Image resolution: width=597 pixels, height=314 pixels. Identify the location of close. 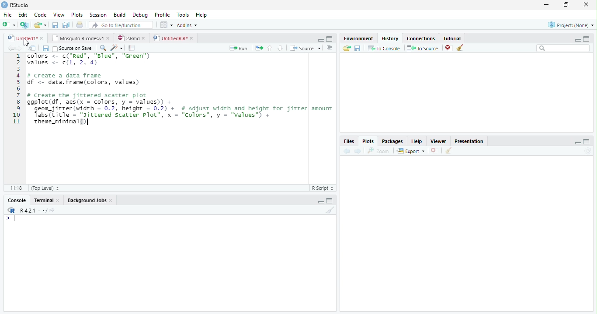
(586, 4).